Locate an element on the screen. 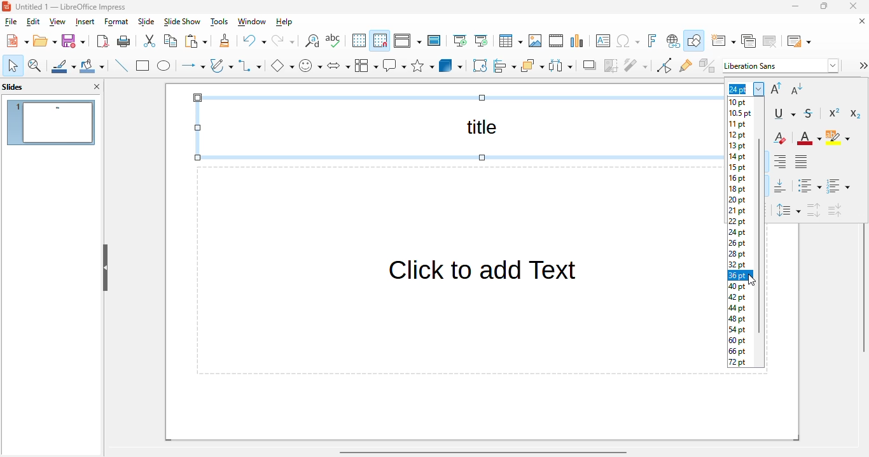 The image size is (869, 457). 10.5 pt is located at coordinates (741, 113).